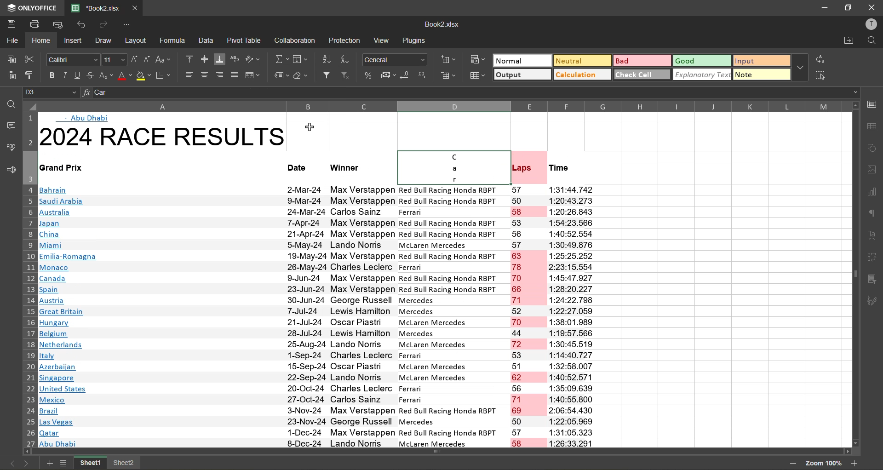  What do you see at coordinates (67, 75) in the screenshot?
I see `italic` at bounding box center [67, 75].